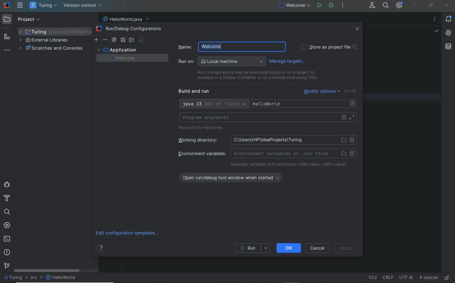  What do you see at coordinates (415, 5) in the screenshot?
I see `MINIMIZE` at bounding box center [415, 5].